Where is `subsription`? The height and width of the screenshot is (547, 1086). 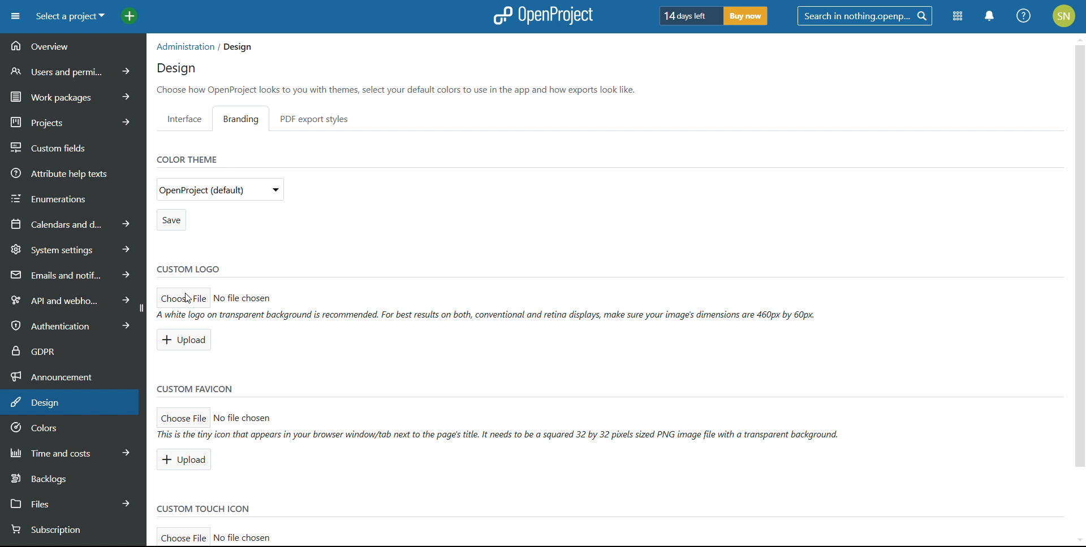 subsription is located at coordinates (65, 530).